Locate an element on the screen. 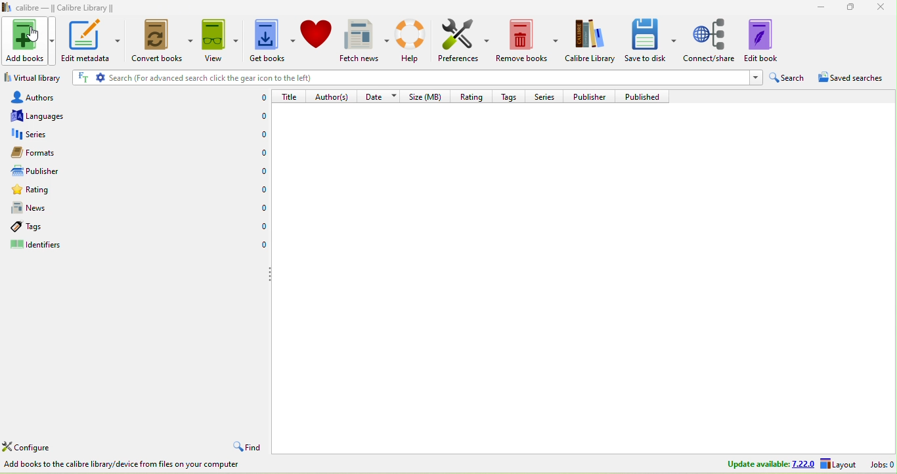 This screenshot has height=474, width=897. update available 7.22.0 is located at coordinates (769, 464).